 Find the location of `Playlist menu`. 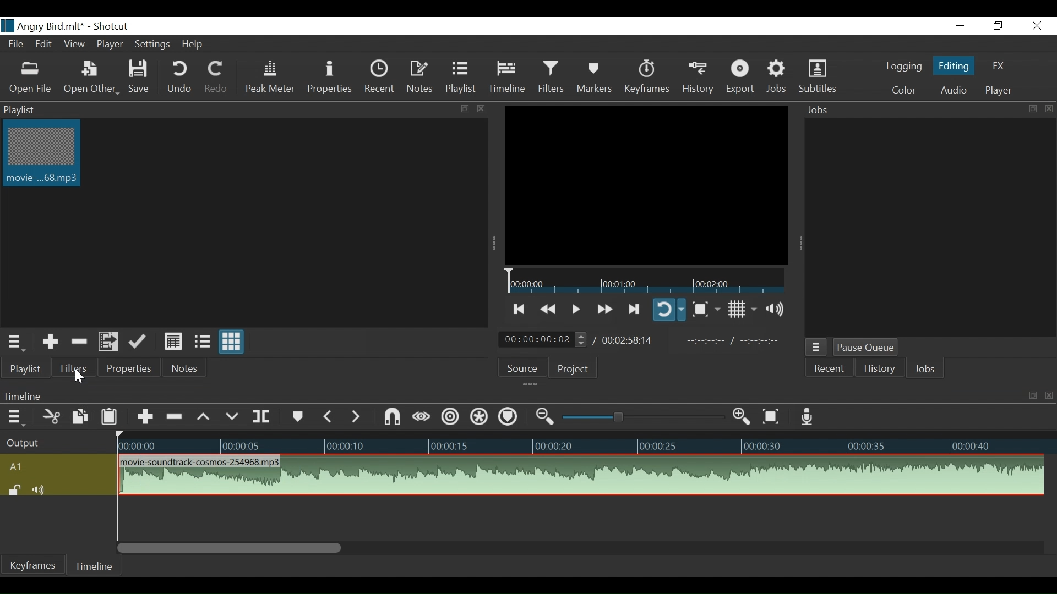

Playlist menu is located at coordinates (25, 368).